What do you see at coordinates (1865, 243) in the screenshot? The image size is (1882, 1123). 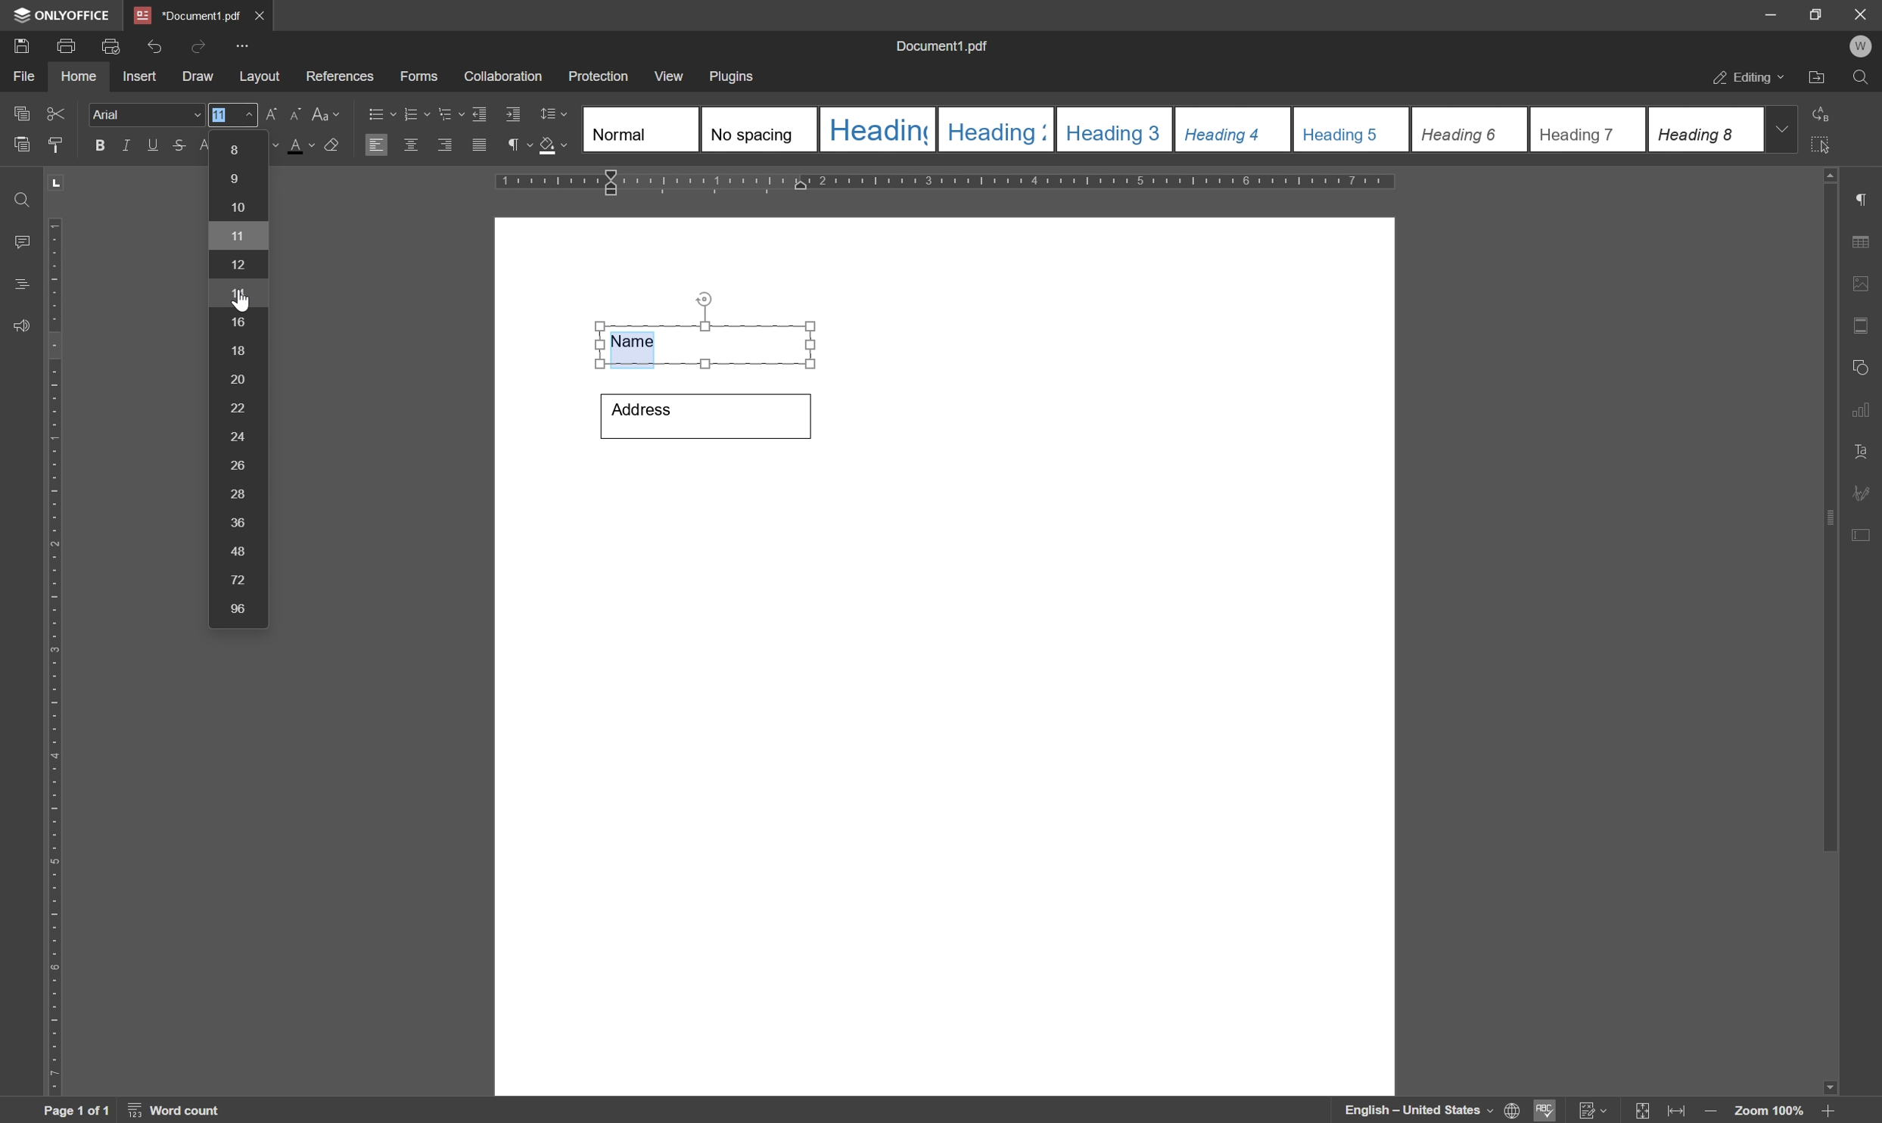 I see `table settings` at bounding box center [1865, 243].